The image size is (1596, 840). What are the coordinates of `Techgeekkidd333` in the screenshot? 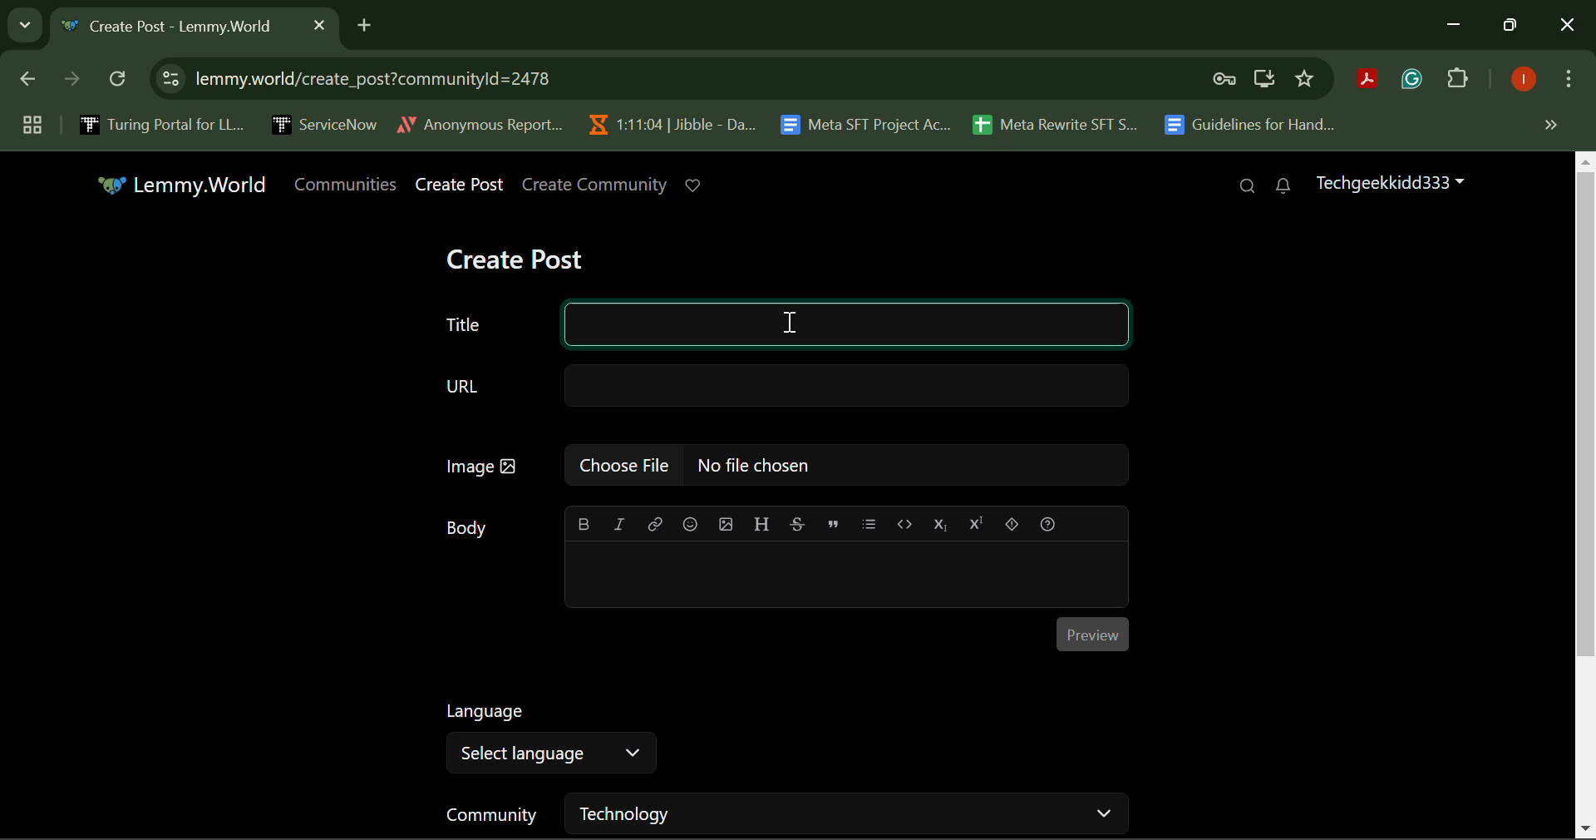 It's located at (1388, 181).